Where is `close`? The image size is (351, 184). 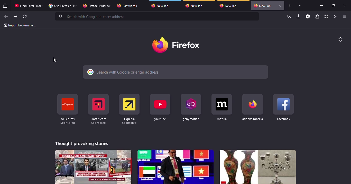
close is located at coordinates (280, 5).